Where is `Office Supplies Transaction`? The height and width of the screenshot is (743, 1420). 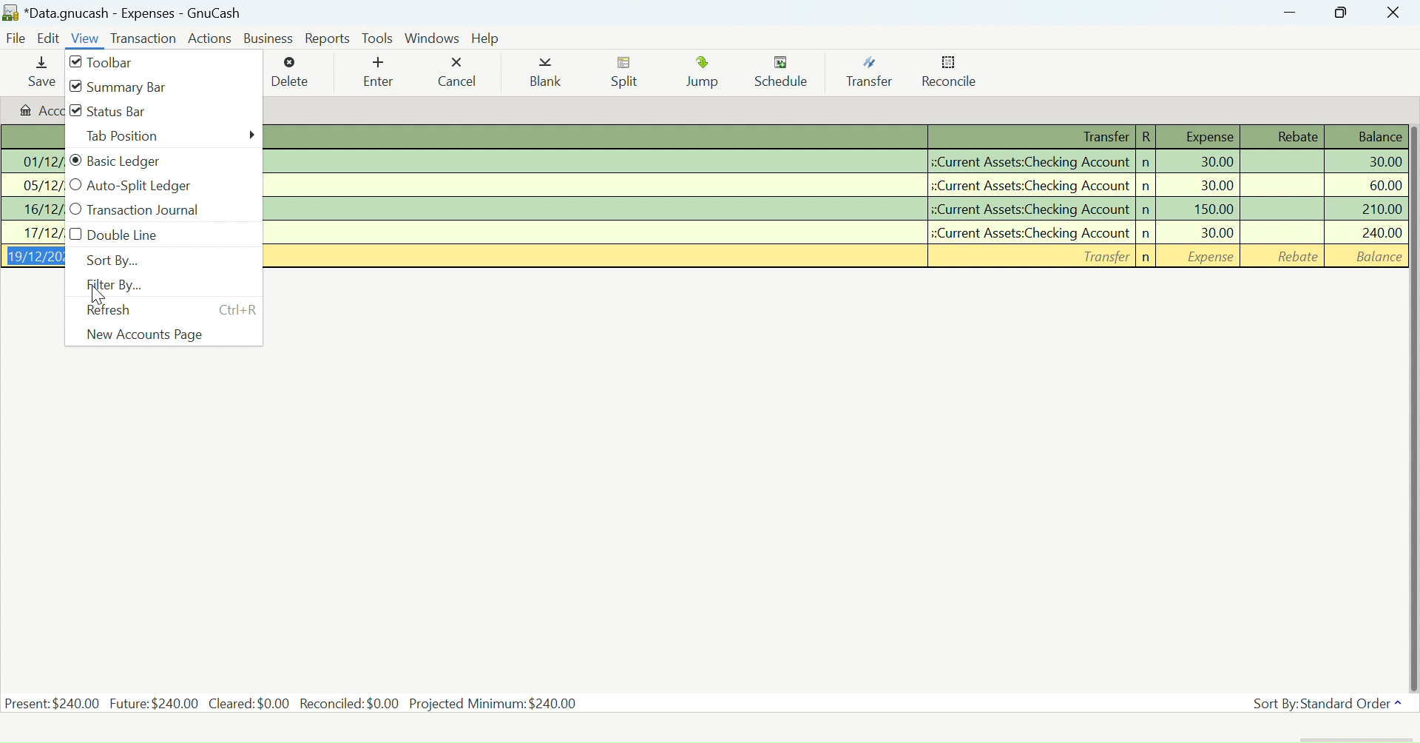 Office Supplies Transaction is located at coordinates (836, 232).